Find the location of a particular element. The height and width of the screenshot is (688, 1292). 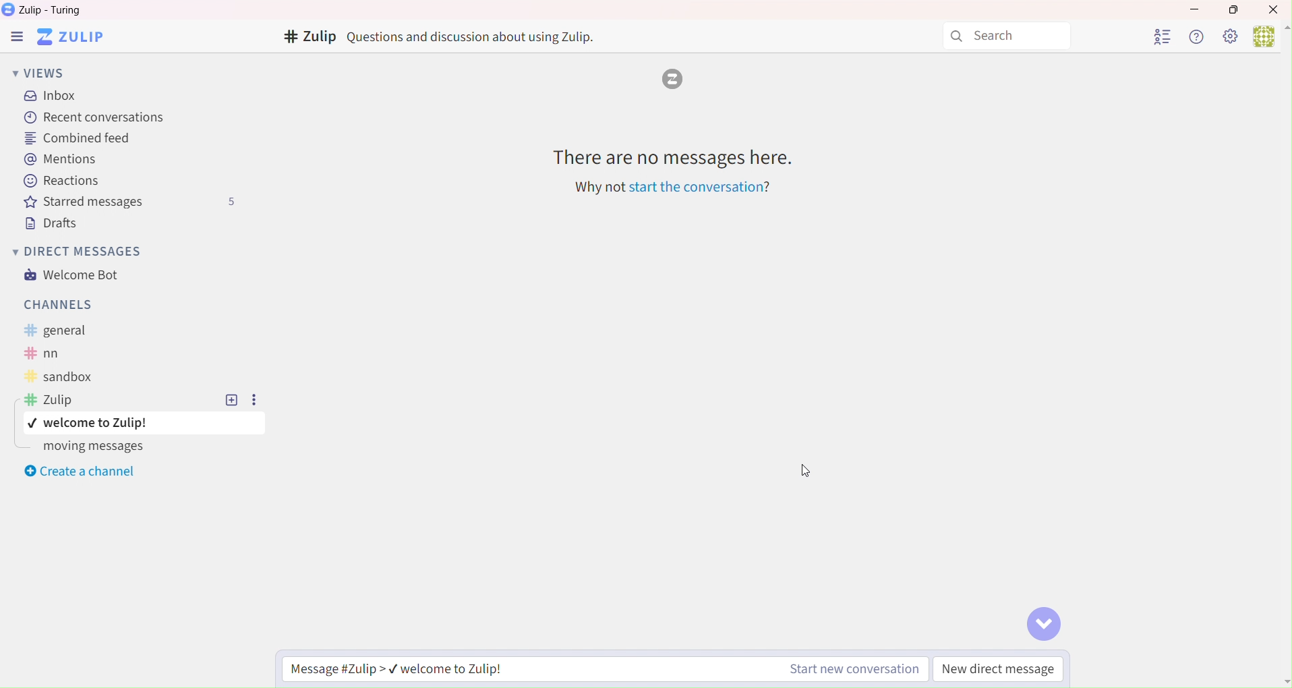

Mentions is located at coordinates (59, 159).